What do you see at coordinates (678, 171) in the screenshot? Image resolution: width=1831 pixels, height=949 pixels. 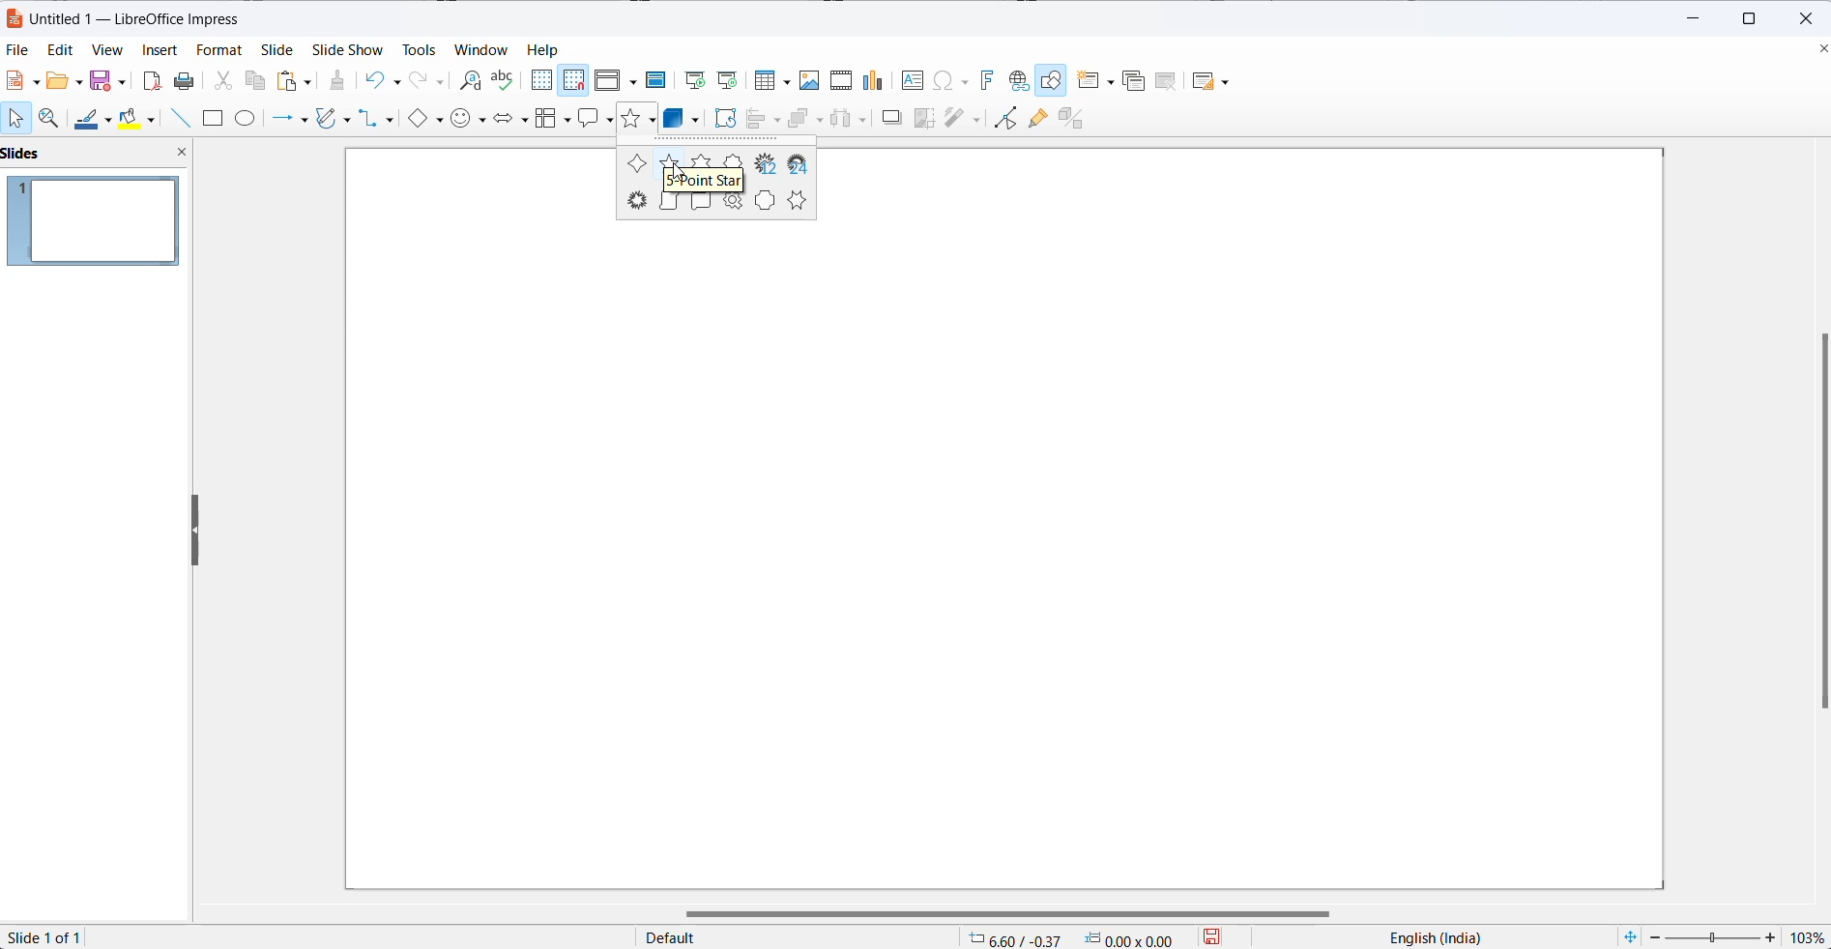 I see `cursor` at bounding box center [678, 171].